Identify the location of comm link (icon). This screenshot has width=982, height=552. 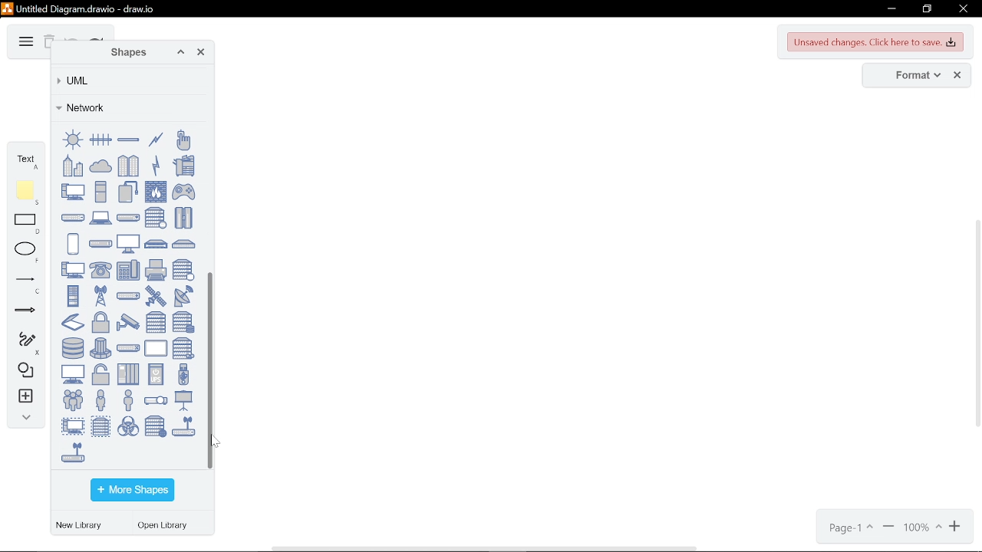
(156, 165).